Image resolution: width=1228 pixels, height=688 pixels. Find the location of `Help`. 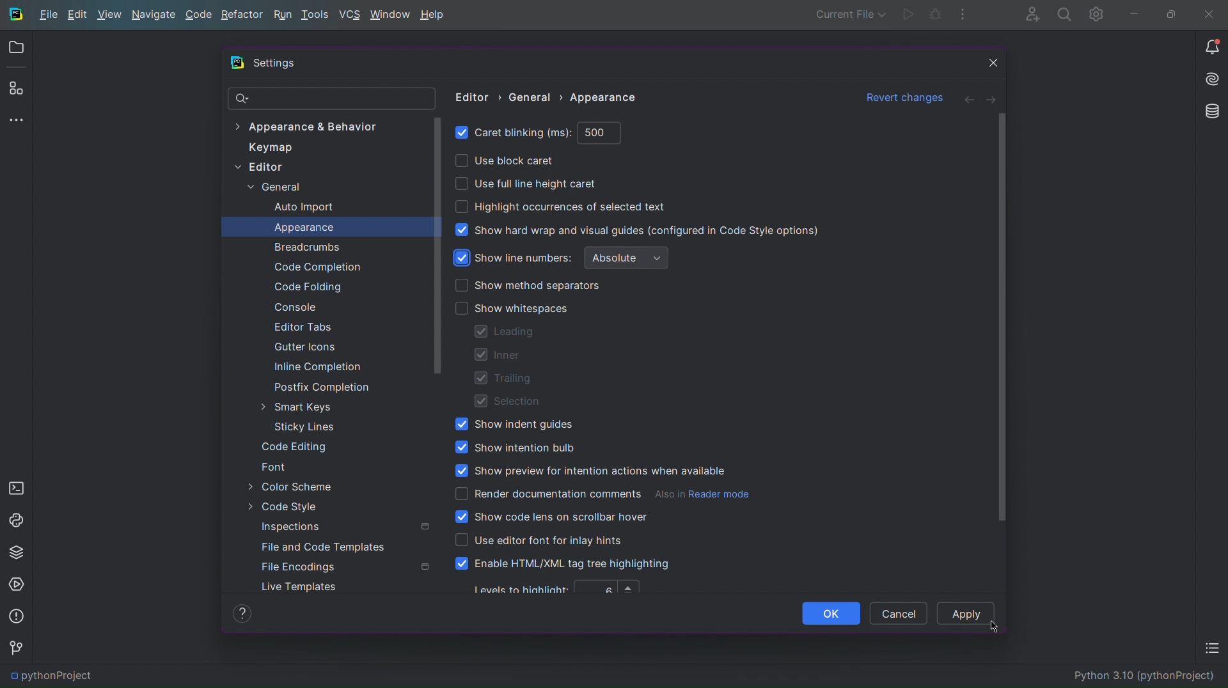

Help is located at coordinates (244, 613).